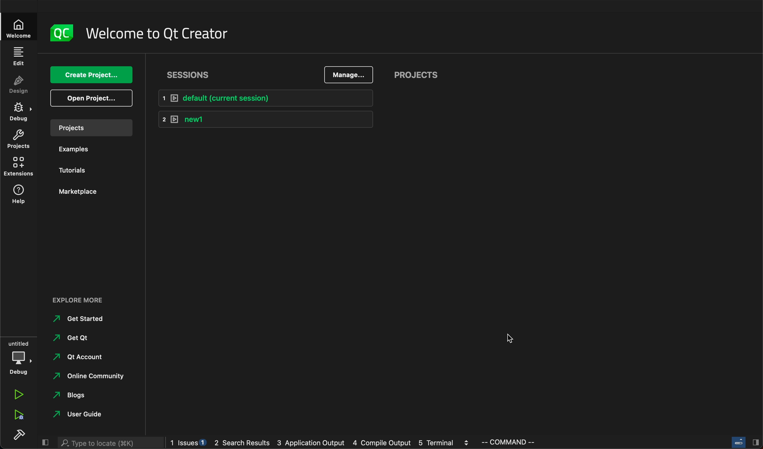 This screenshot has height=449, width=763. I want to click on sessions, so click(190, 75).